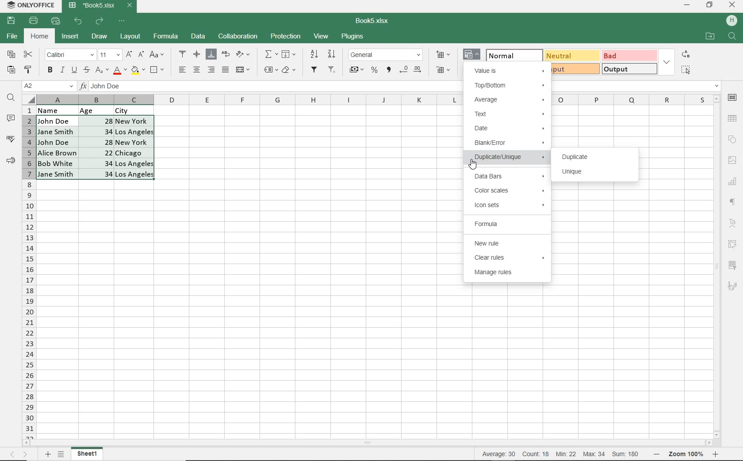 The height and width of the screenshot is (461, 743). What do you see at coordinates (732, 286) in the screenshot?
I see `SIGNATURE` at bounding box center [732, 286].